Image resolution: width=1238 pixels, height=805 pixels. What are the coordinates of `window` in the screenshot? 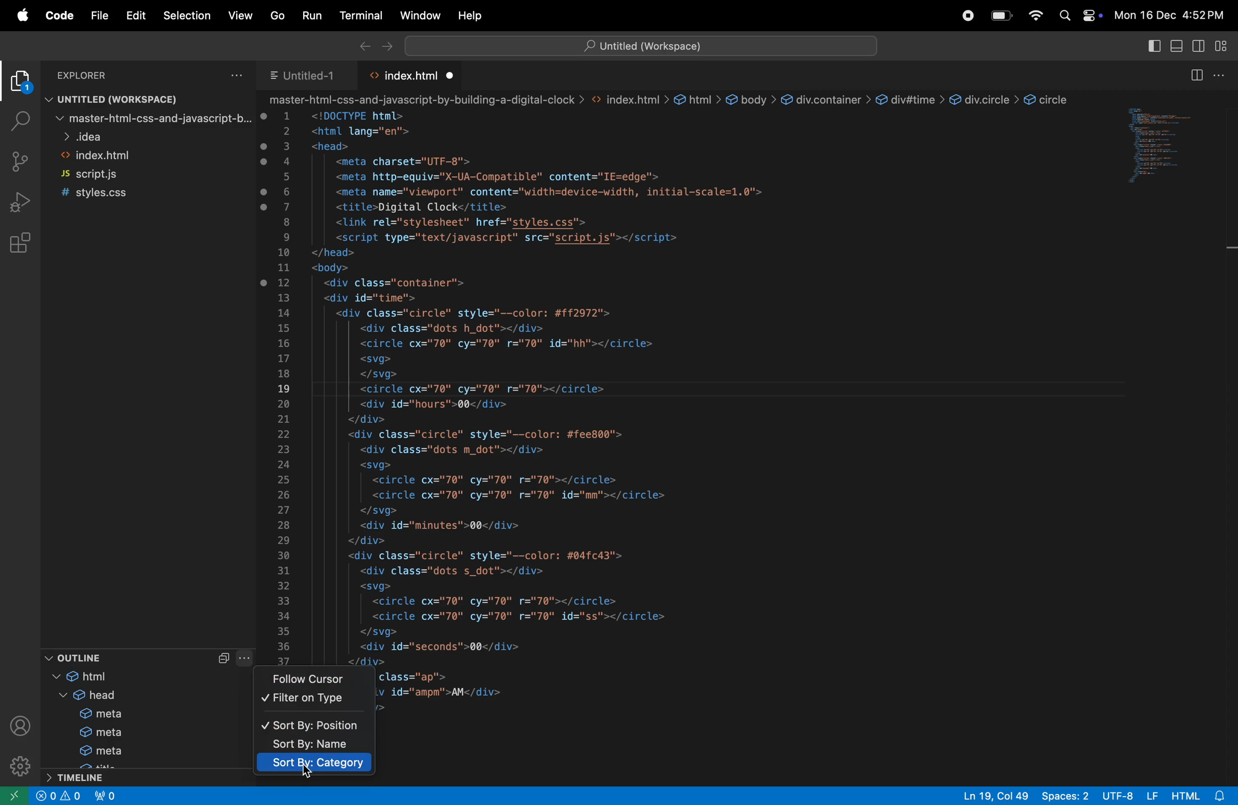 It's located at (417, 16).